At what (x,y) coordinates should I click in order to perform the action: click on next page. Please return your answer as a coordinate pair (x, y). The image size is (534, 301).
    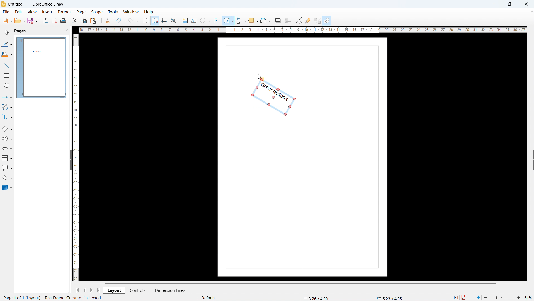
    Looking at the image, I should click on (91, 290).